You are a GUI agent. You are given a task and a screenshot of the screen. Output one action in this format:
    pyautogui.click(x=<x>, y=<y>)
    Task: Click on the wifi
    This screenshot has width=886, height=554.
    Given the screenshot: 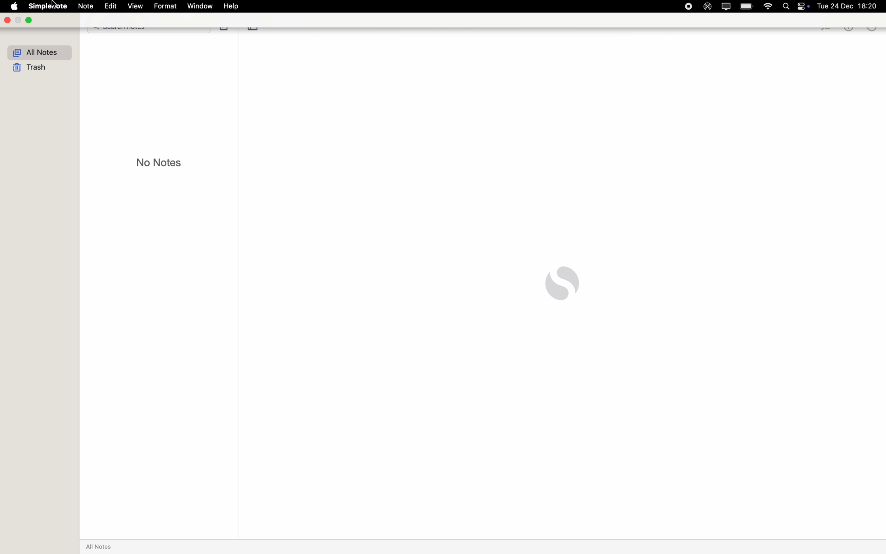 What is the action you would take?
    pyautogui.click(x=768, y=7)
    